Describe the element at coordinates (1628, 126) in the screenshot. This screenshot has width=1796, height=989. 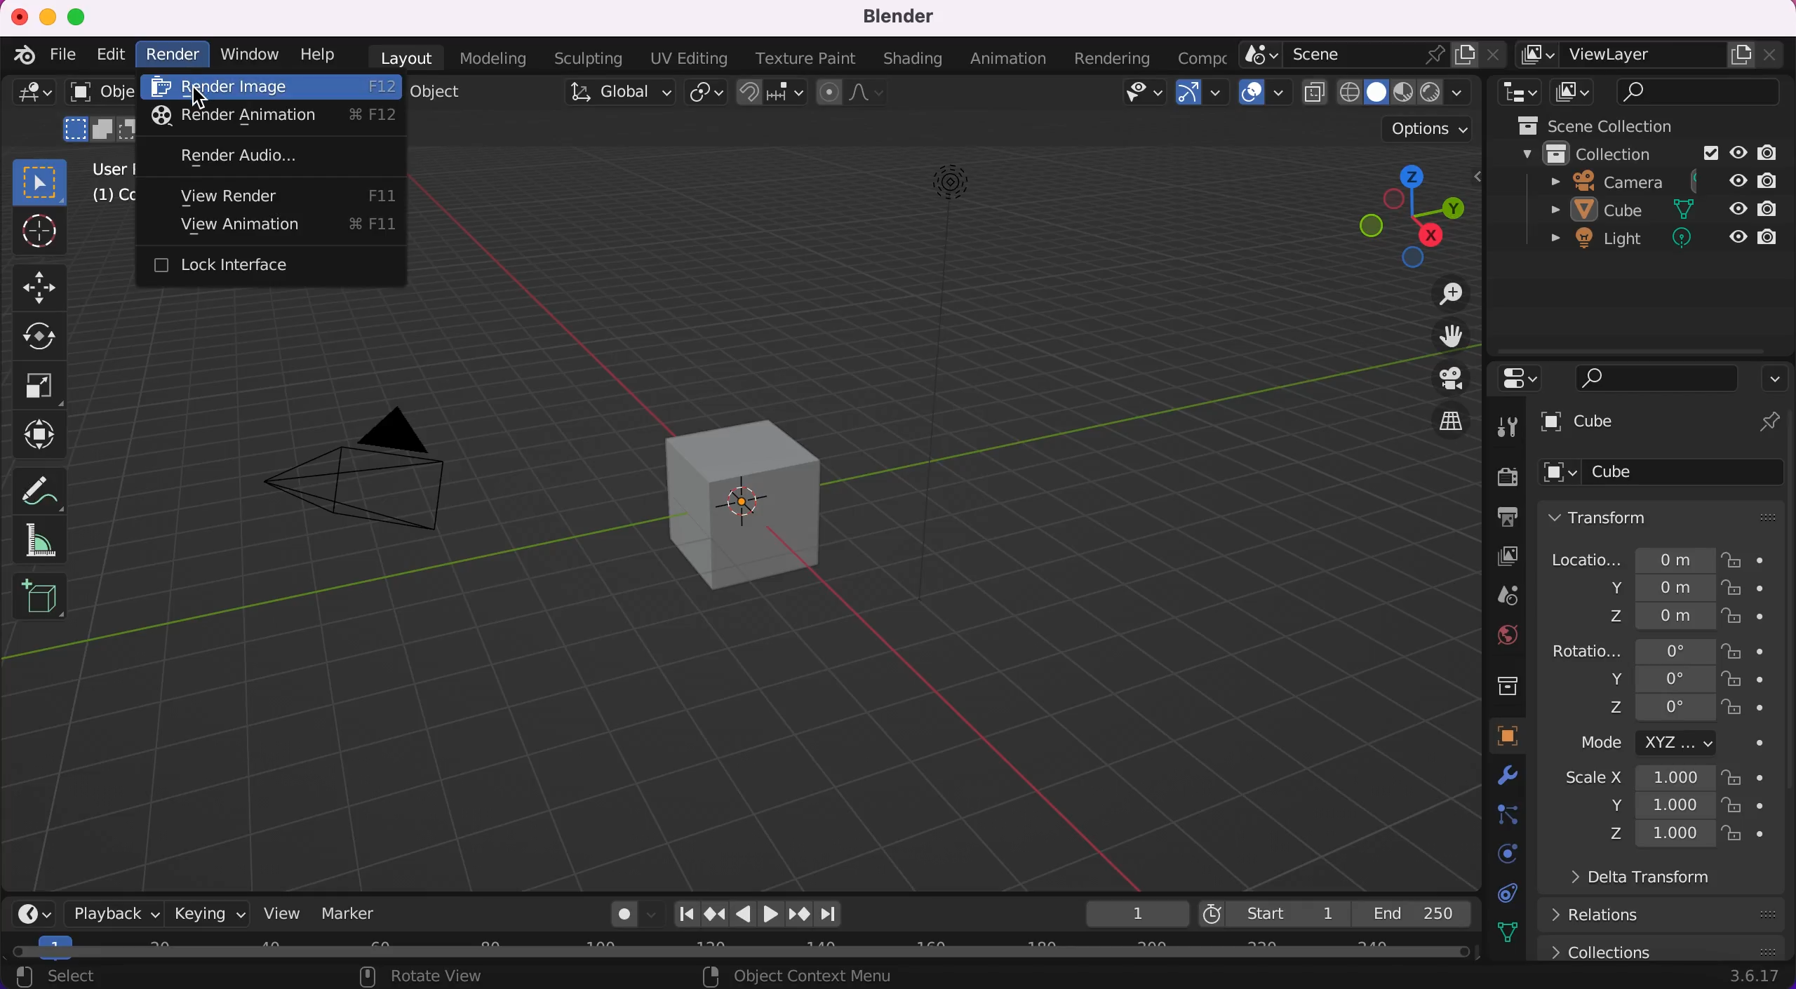
I see `scene collection` at that location.